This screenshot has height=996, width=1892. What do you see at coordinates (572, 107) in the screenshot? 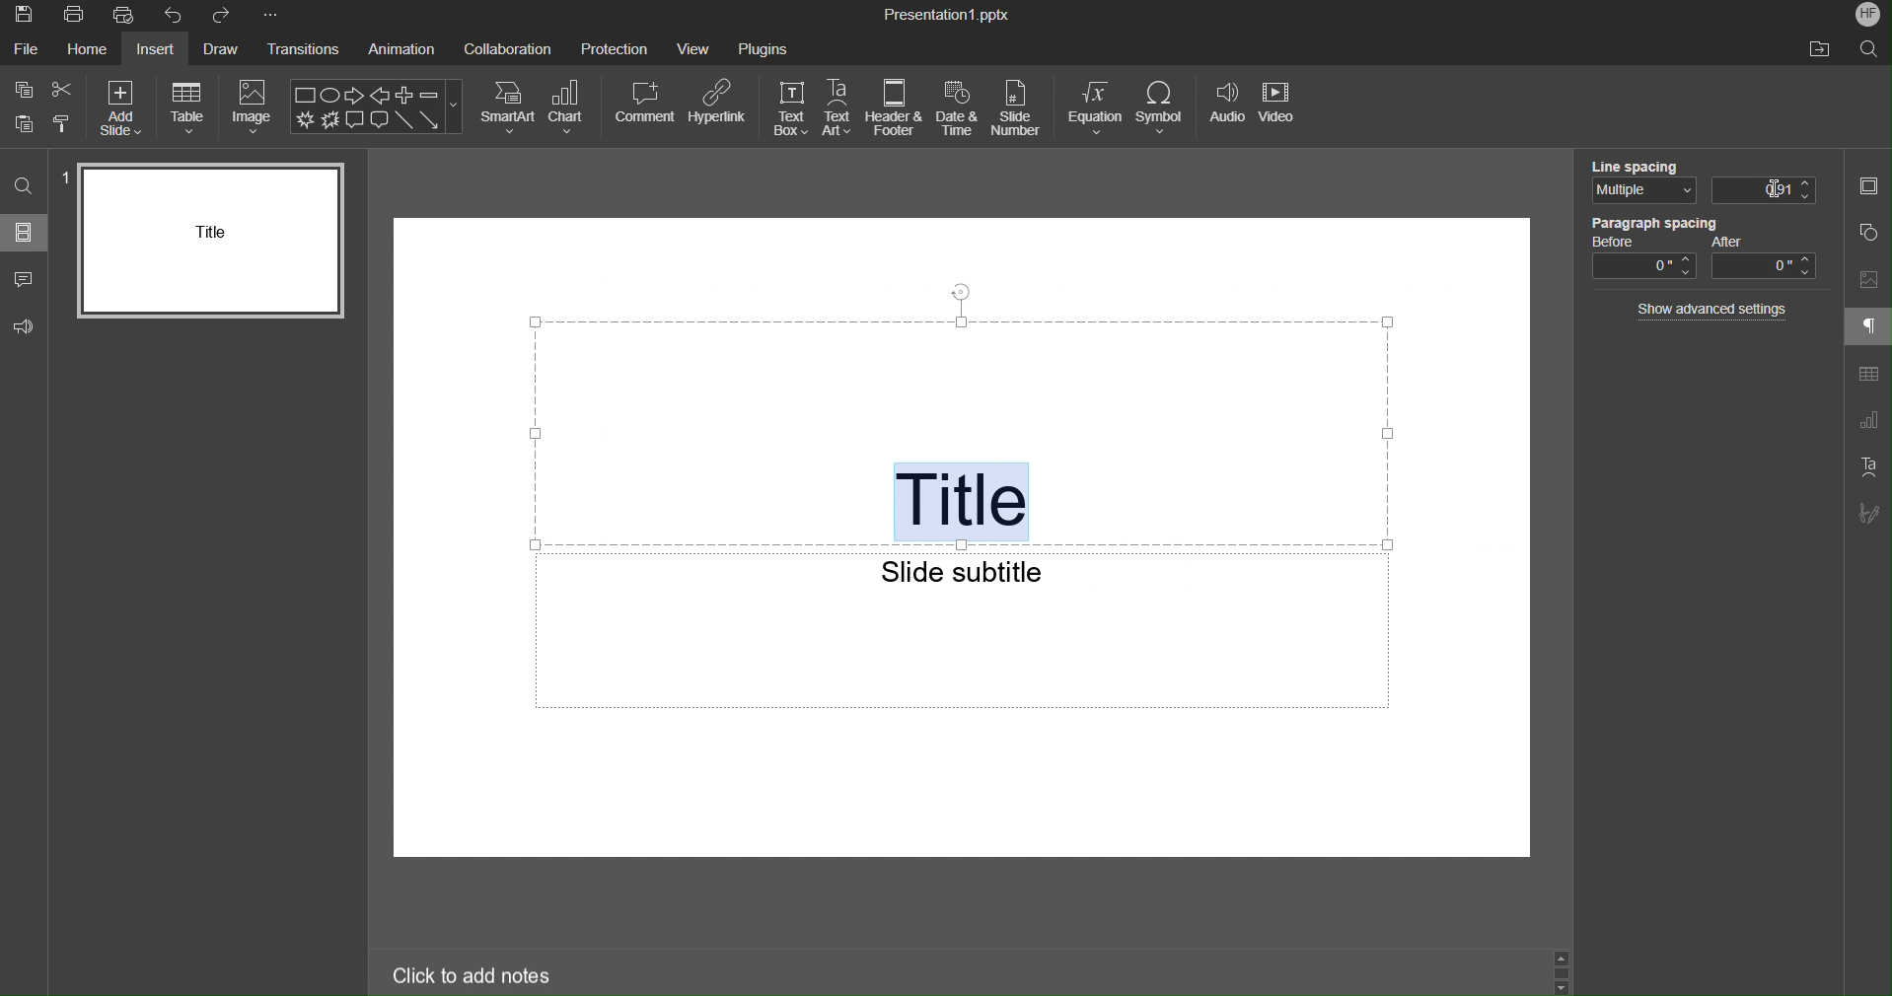
I see `Chart` at bounding box center [572, 107].